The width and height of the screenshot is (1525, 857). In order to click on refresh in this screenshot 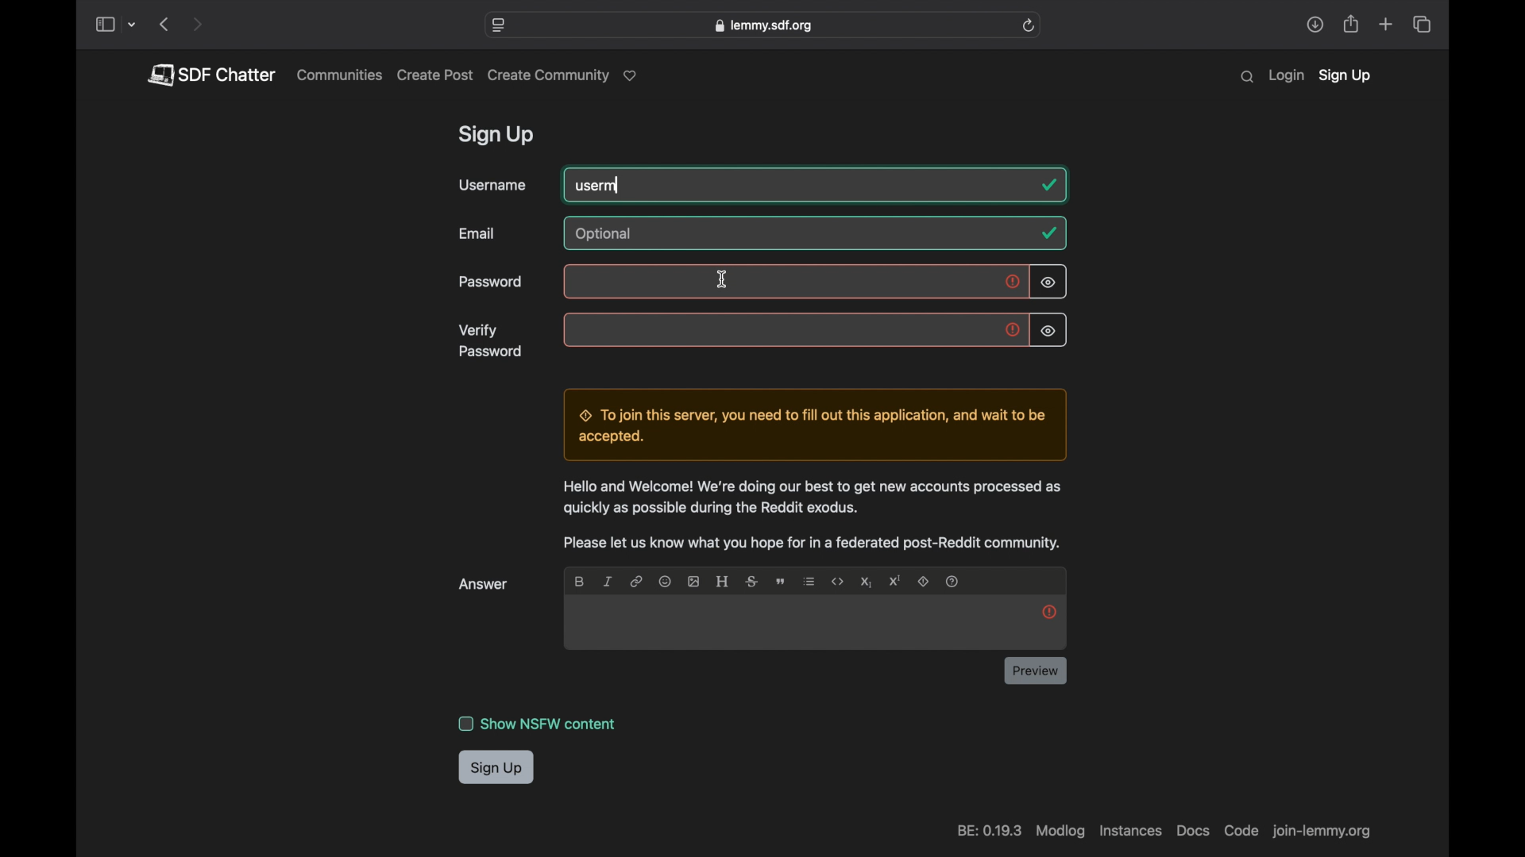, I will do `click(1029, 25)`.